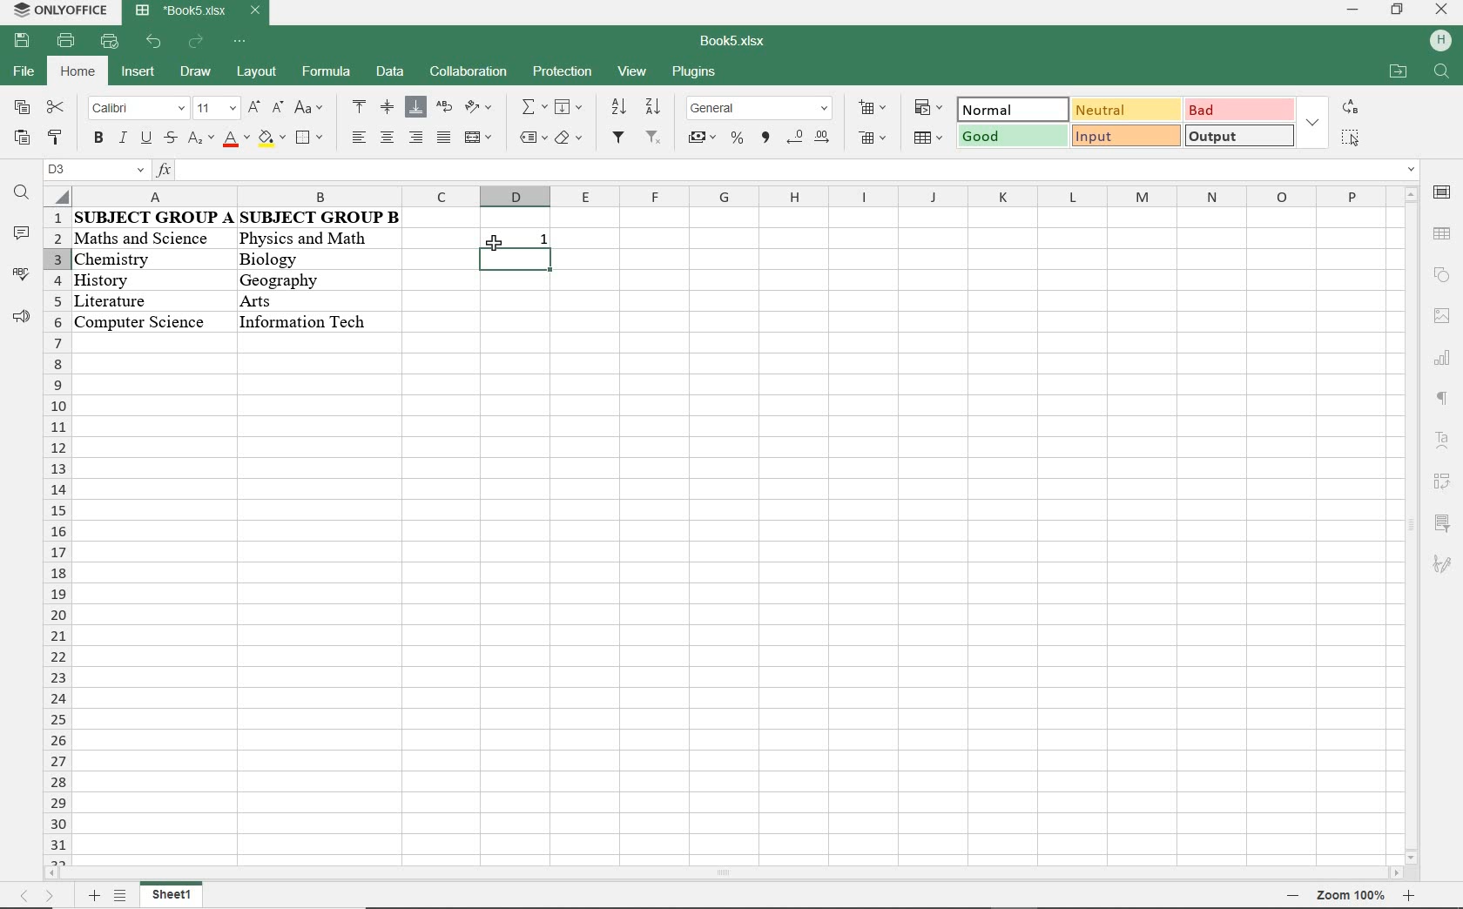  What do you see at coordinates (56, 106) in the screenshot?
I see `cut` at bounding box center [56, 106].